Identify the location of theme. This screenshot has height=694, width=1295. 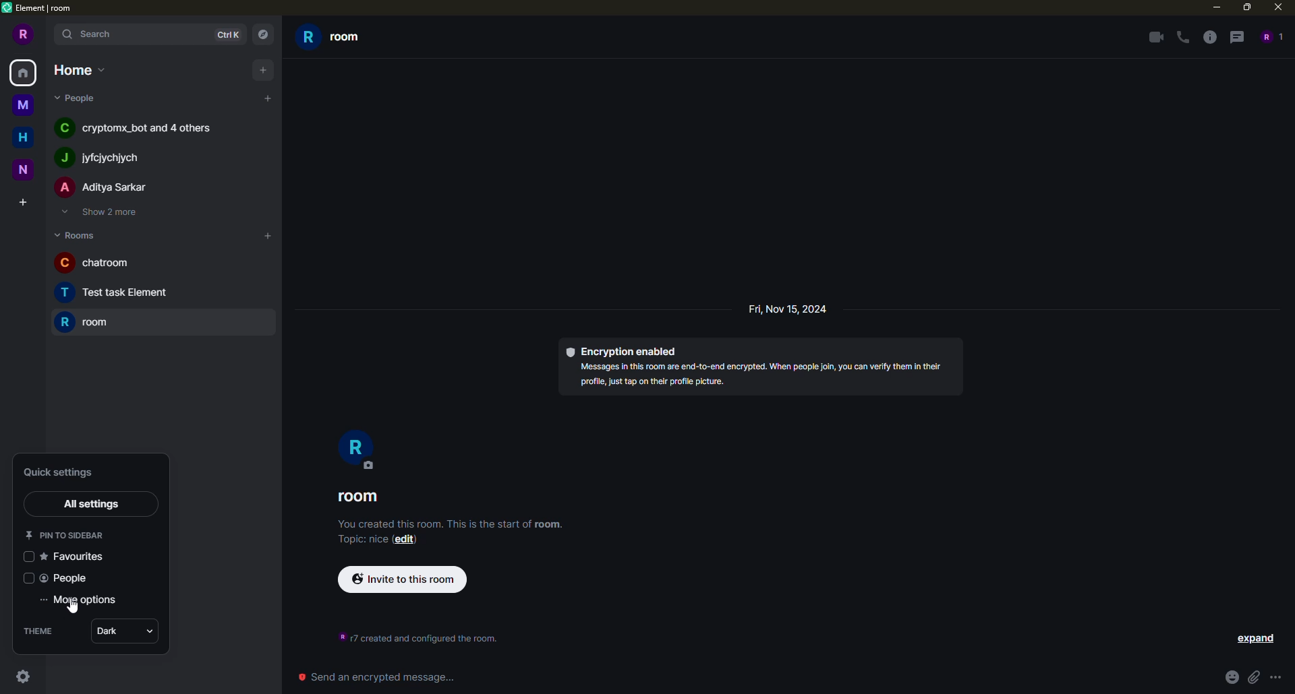
(41, 630).